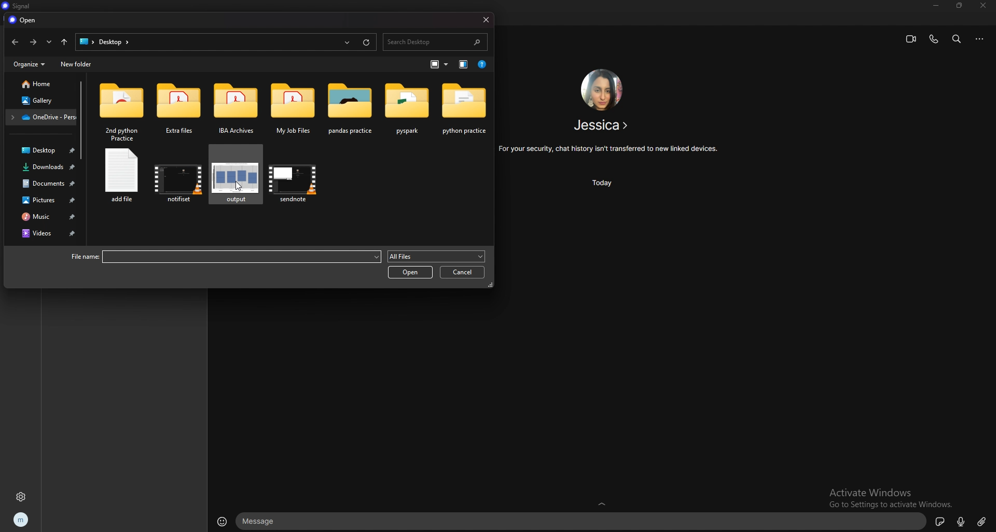 The image size is (996, 532). I want to click on music, so click(42, 217).